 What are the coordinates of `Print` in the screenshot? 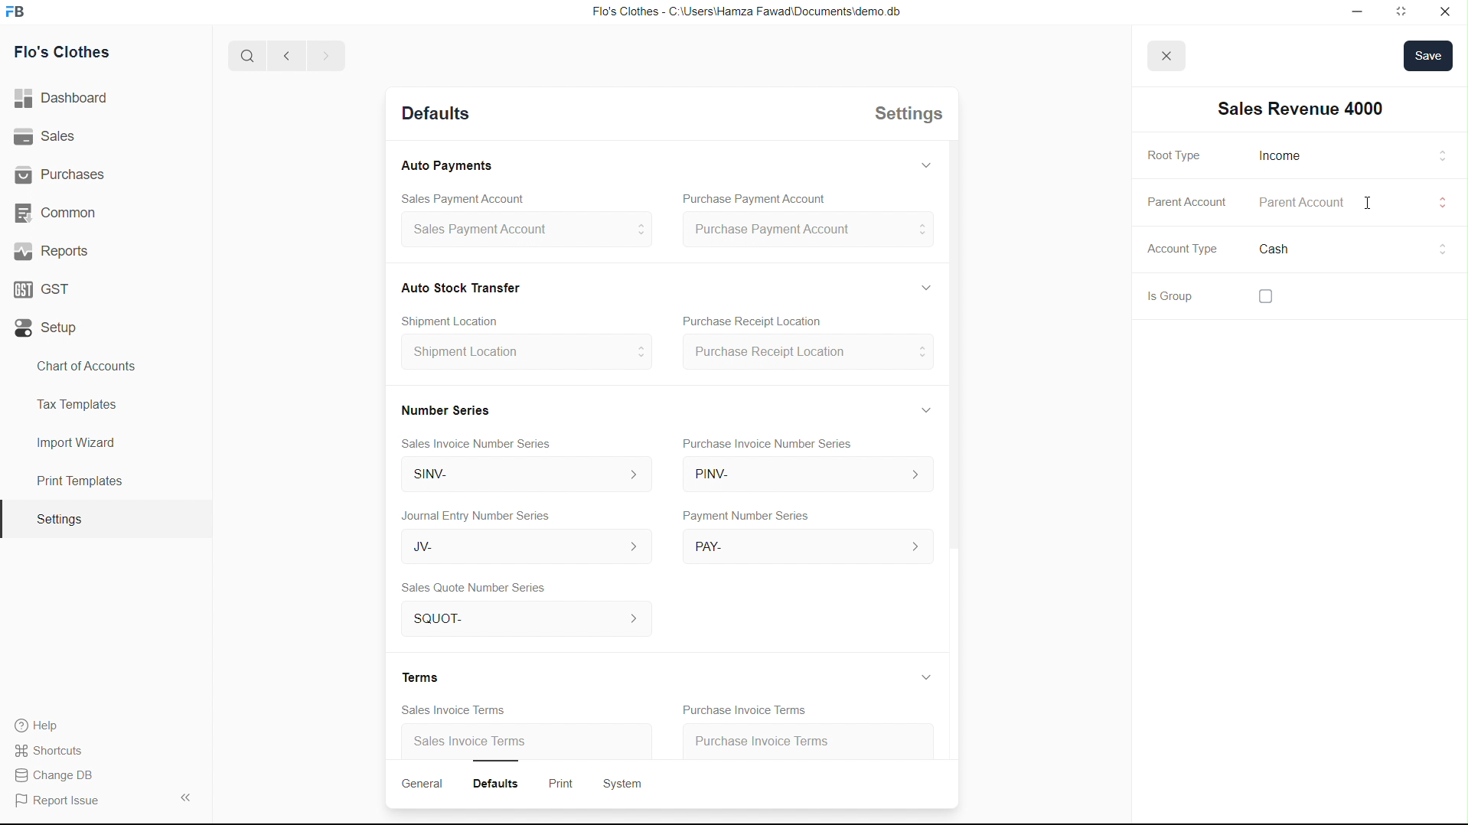 It's located at (563, 781).